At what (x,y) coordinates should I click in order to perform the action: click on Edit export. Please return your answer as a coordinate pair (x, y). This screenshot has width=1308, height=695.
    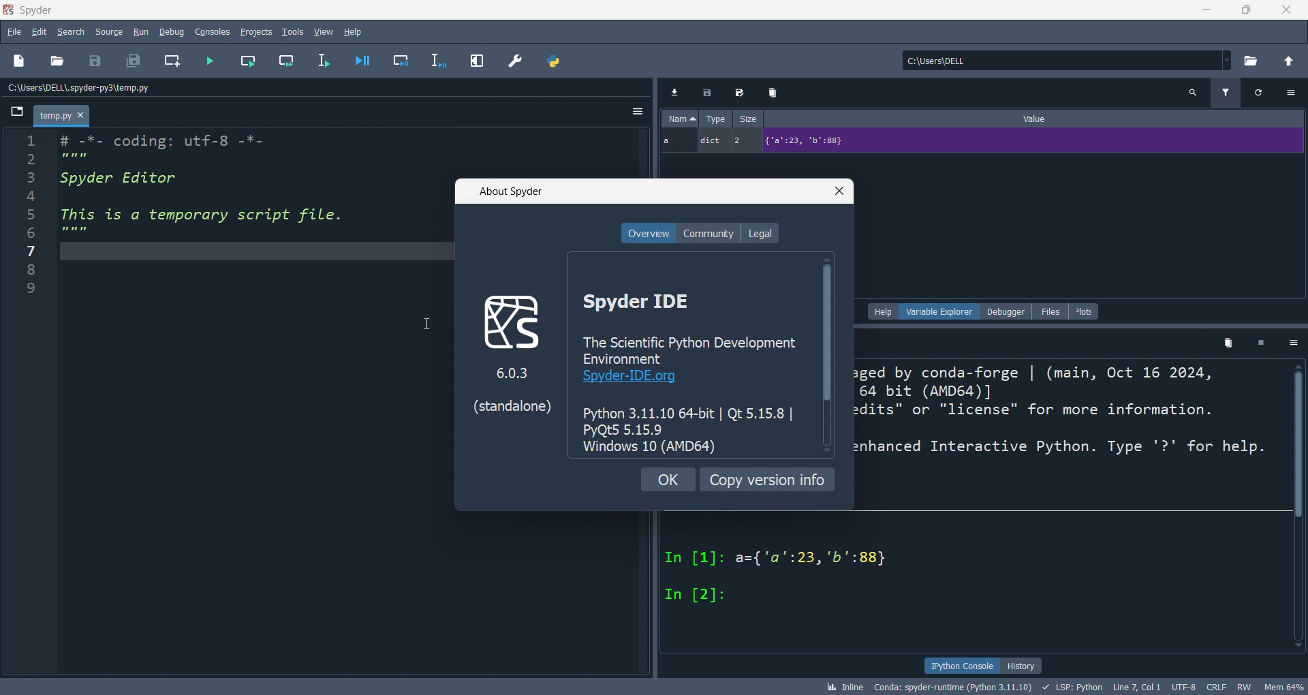
    Looking at the image, I should click on (741, 91).